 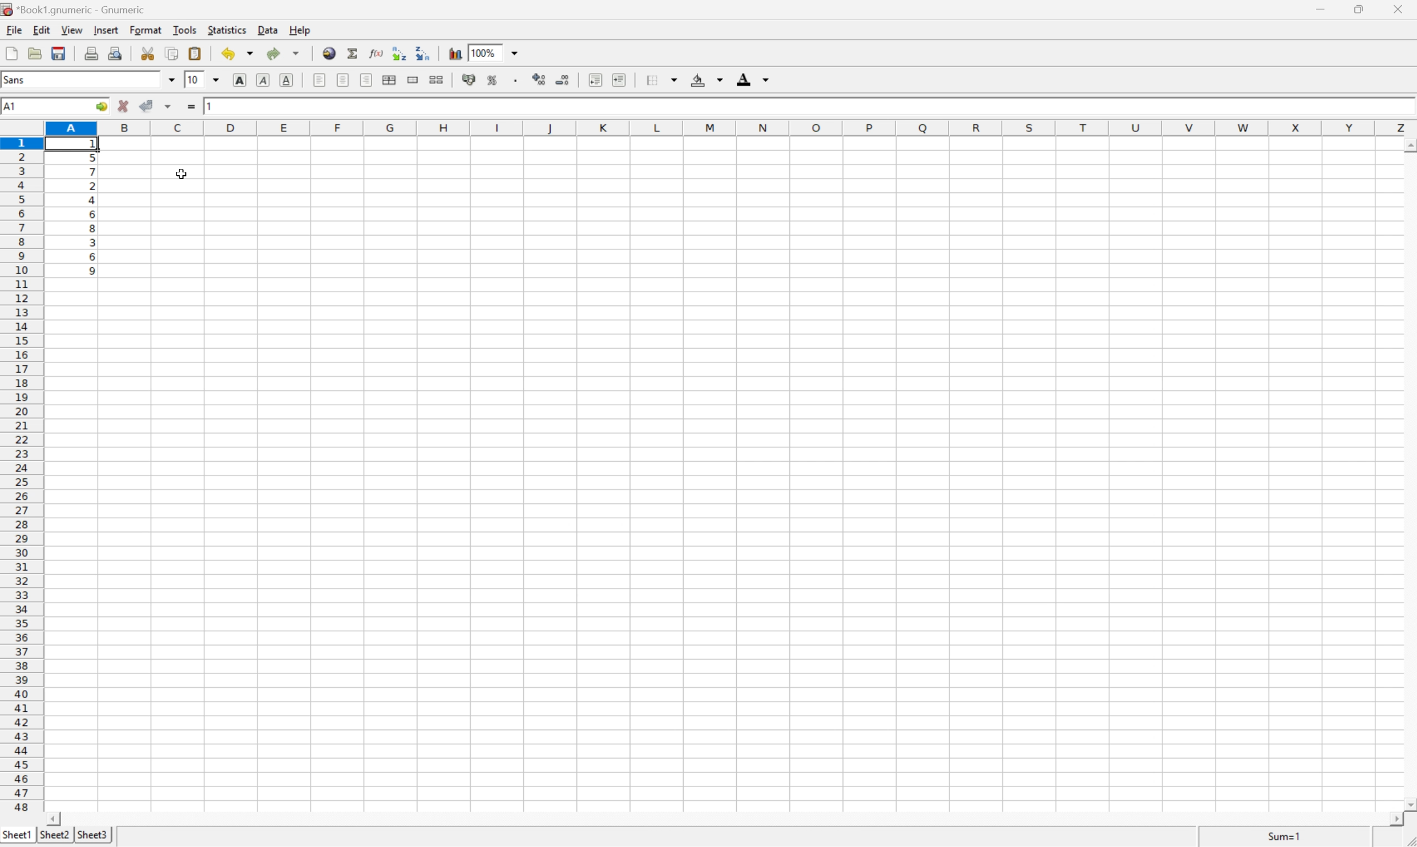 What do you see at coordinates (102, 106) in the screenshot?
I see `go to` at bounding box center [102, 106].